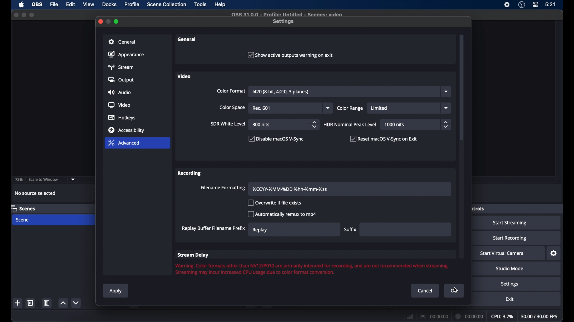 This screenshot has width=574, height=322. What do you see at coordinates (329, 108) in the screenshot?
I see `dropdown` at bounding box center [329, 108].